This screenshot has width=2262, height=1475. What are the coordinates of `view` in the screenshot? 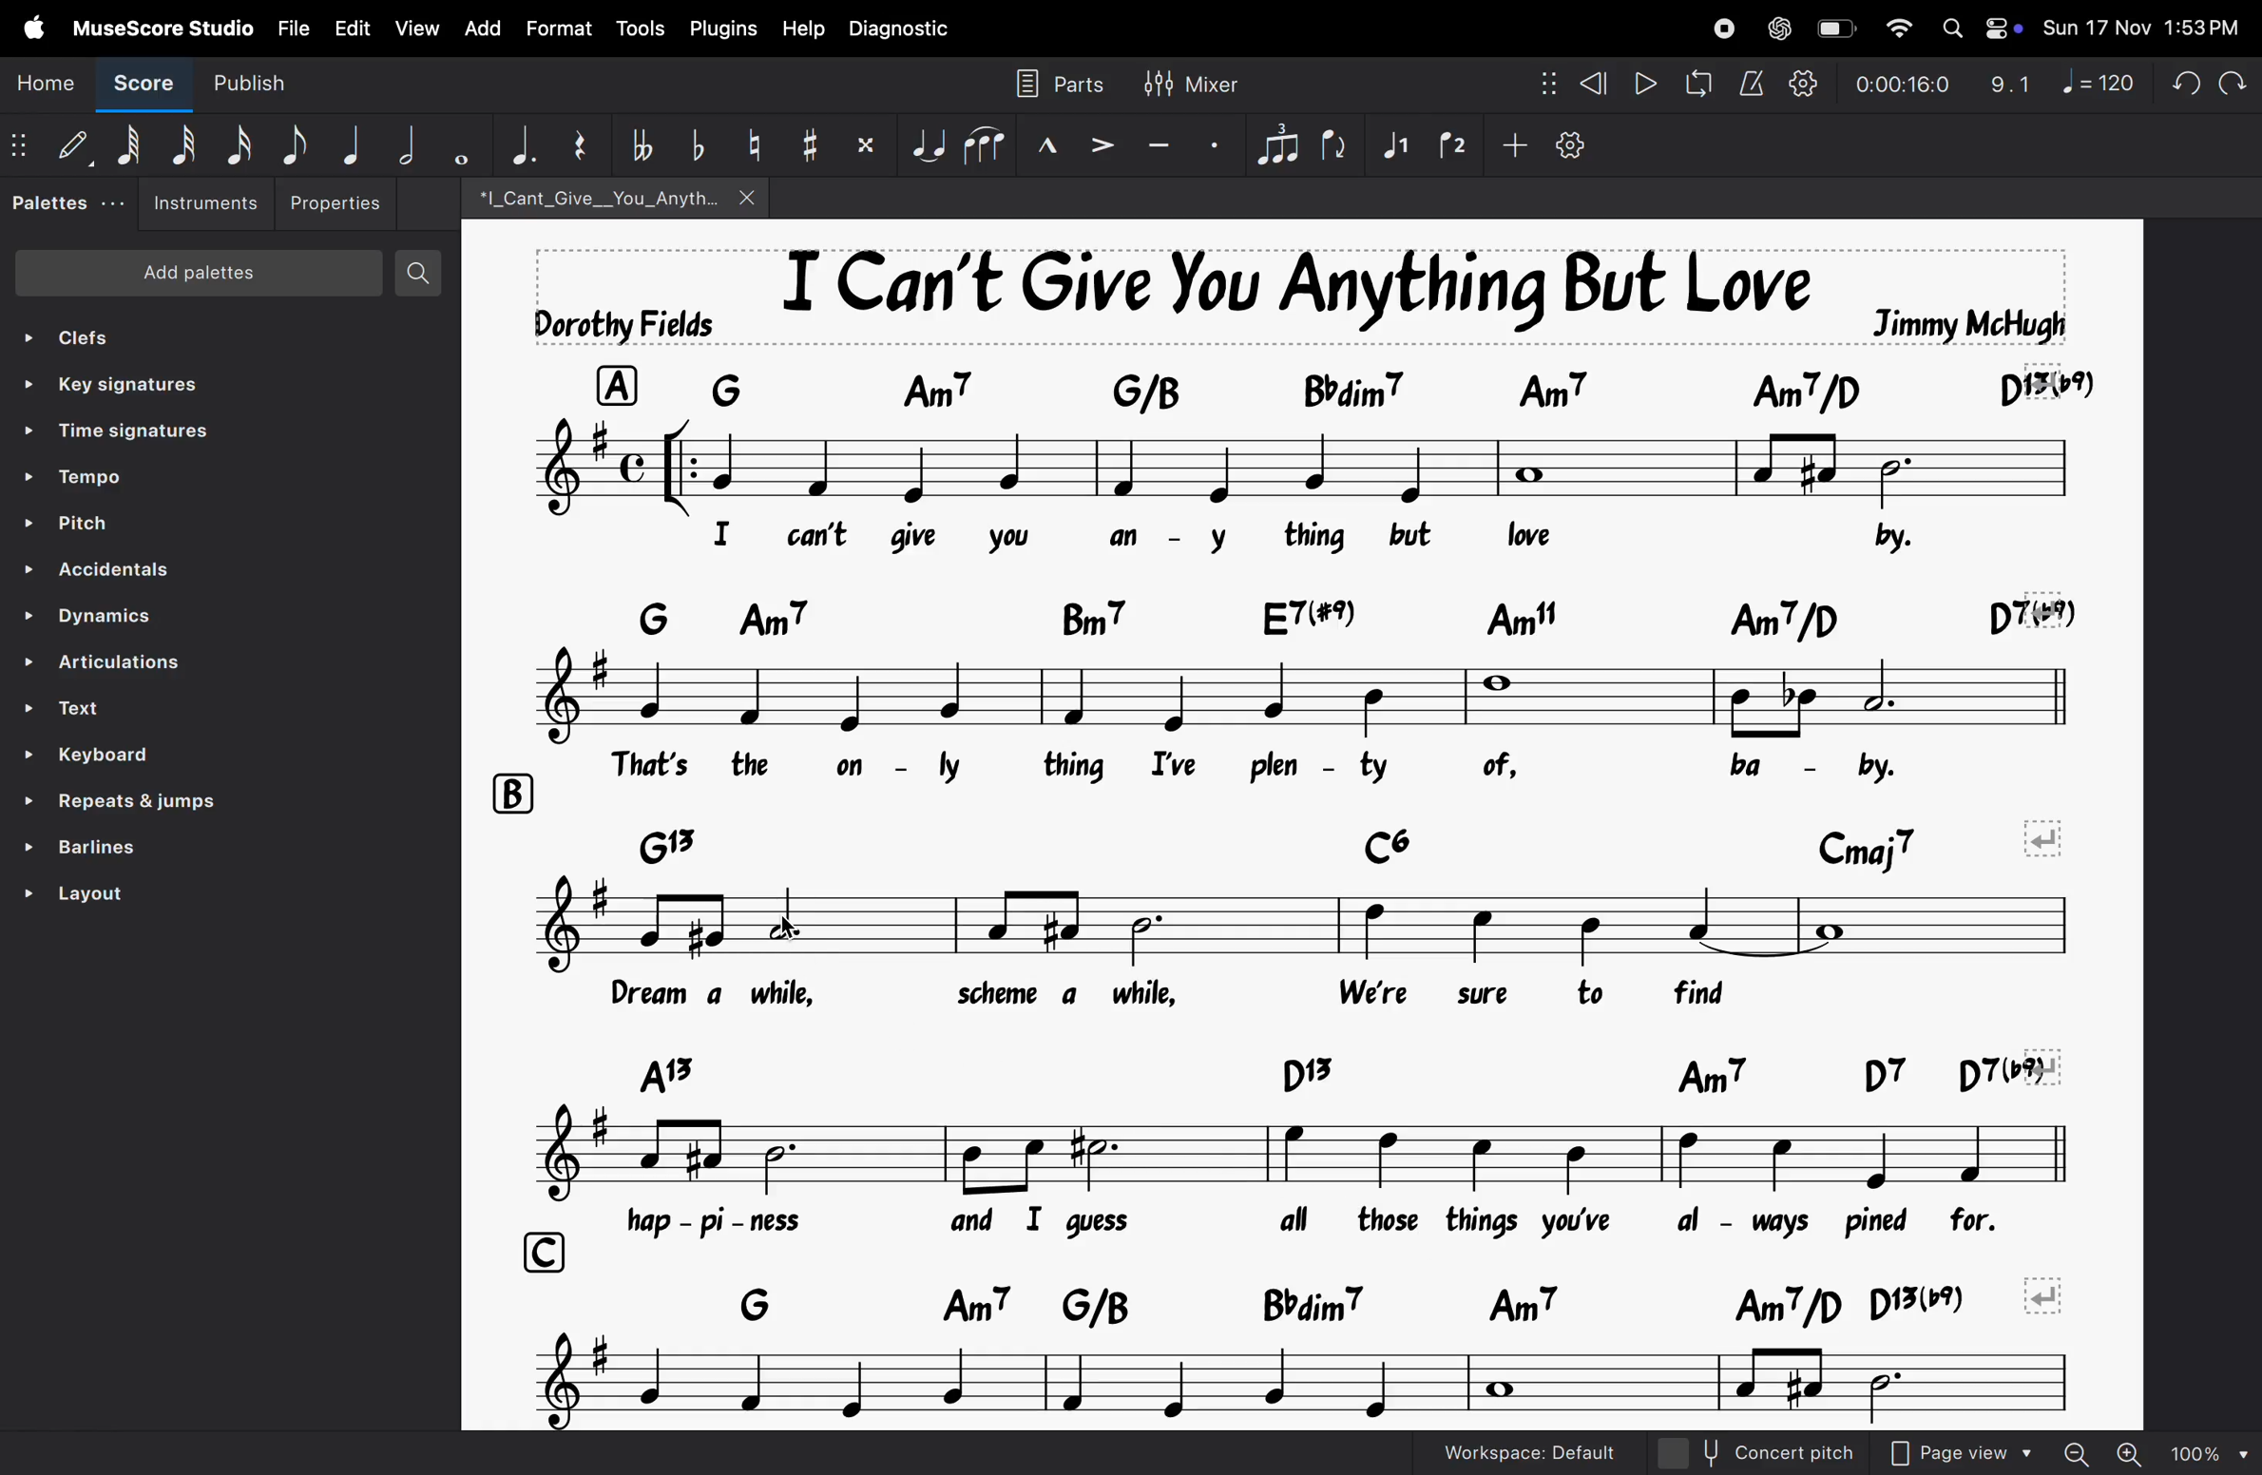 It's located at (417, 30).